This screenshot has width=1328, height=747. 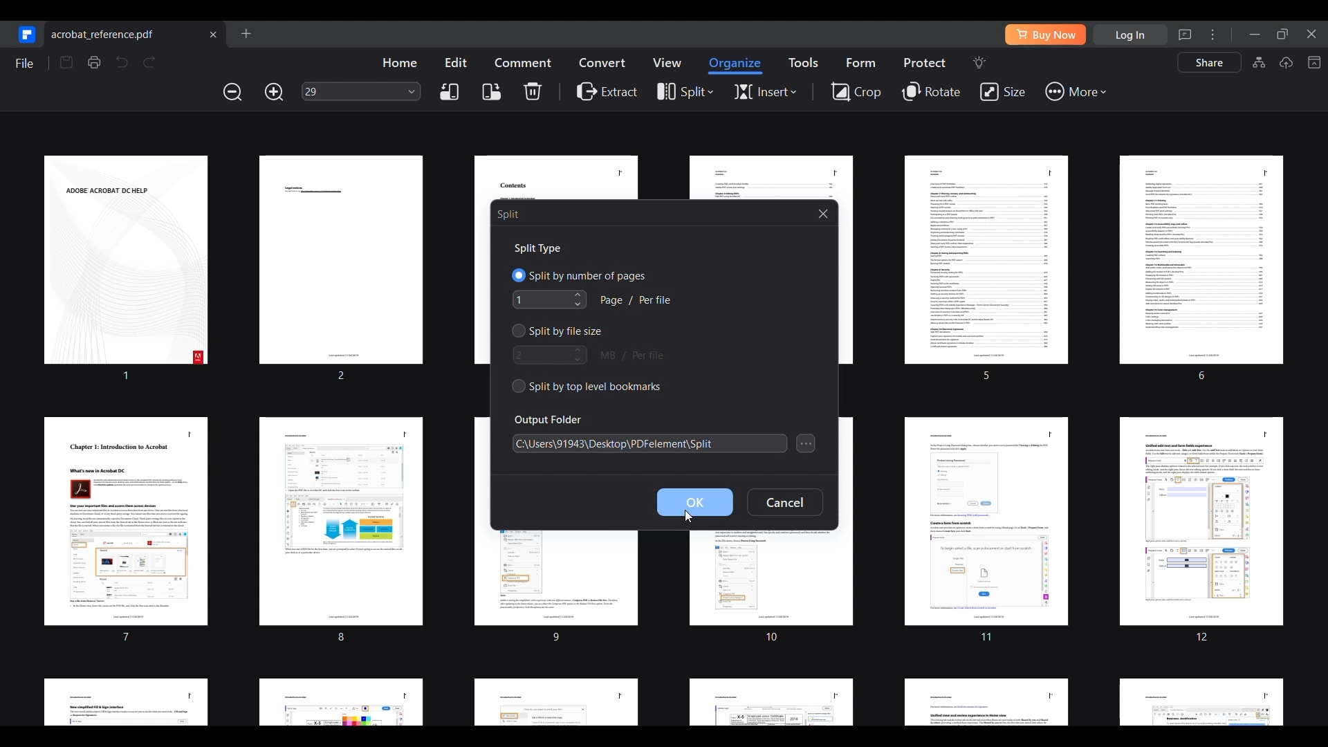 I want to click on Current open file, so click(x=136, y=33).